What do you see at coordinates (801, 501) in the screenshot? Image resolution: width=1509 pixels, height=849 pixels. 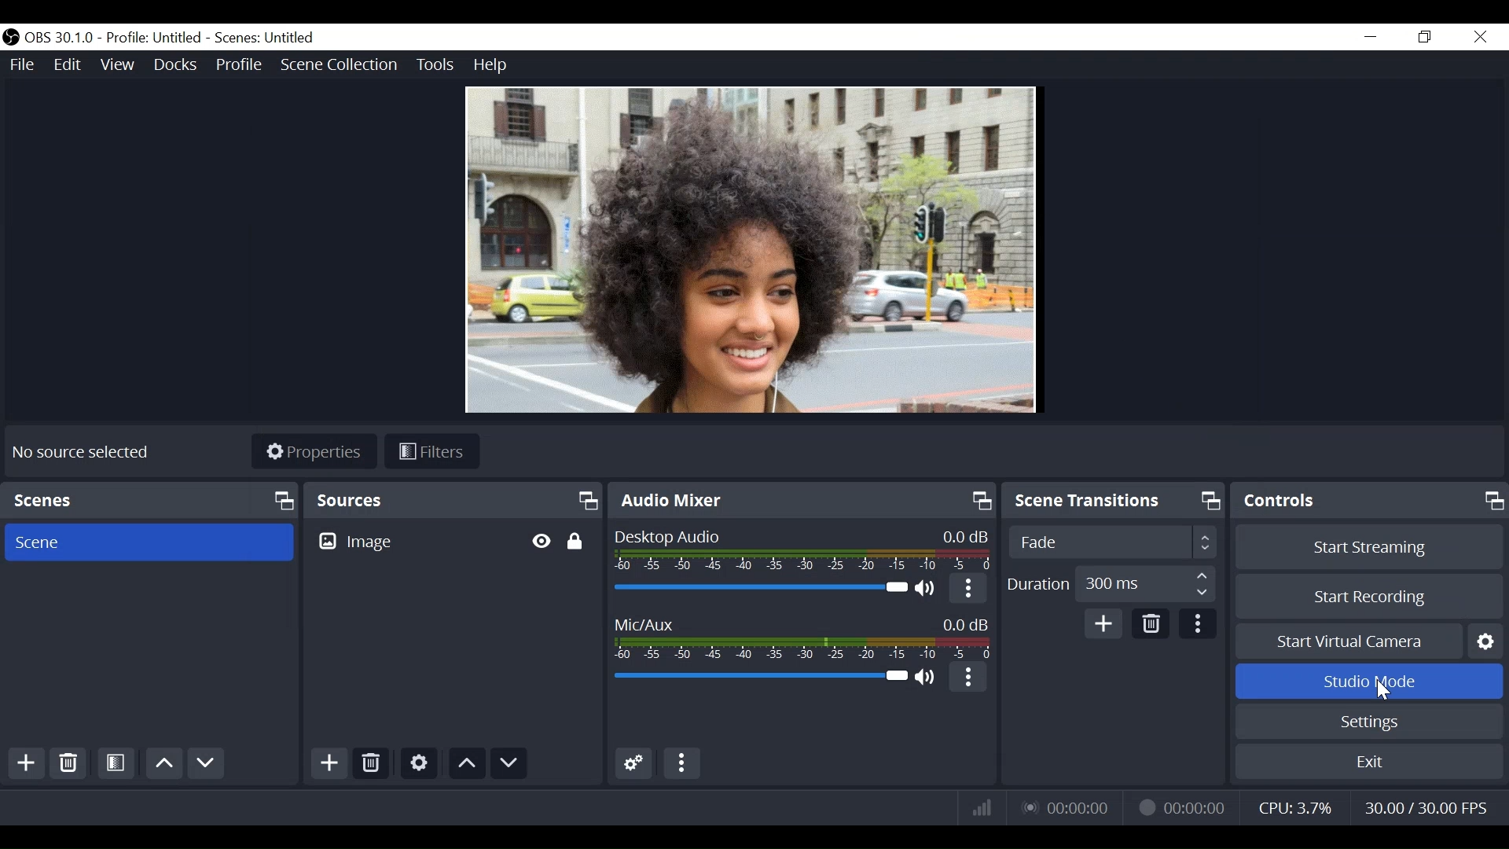 I see `Audio Mixer` at bounding box center [801, 501].